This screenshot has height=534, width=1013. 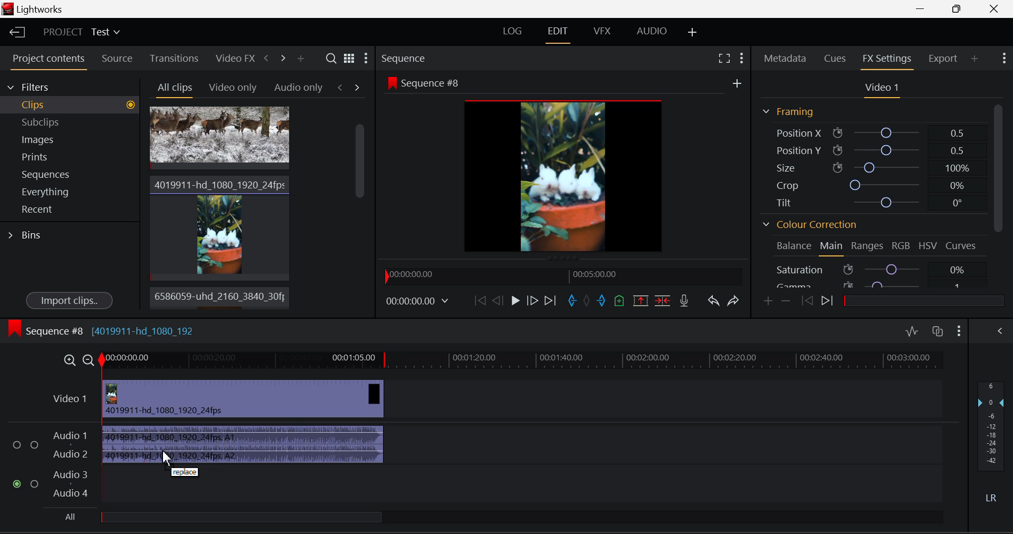 What do you see at coordinates (217, 297) in the screenshot?
I see `6586059-uhd_2160_3849_30fp` at bounding box center [217, 297].